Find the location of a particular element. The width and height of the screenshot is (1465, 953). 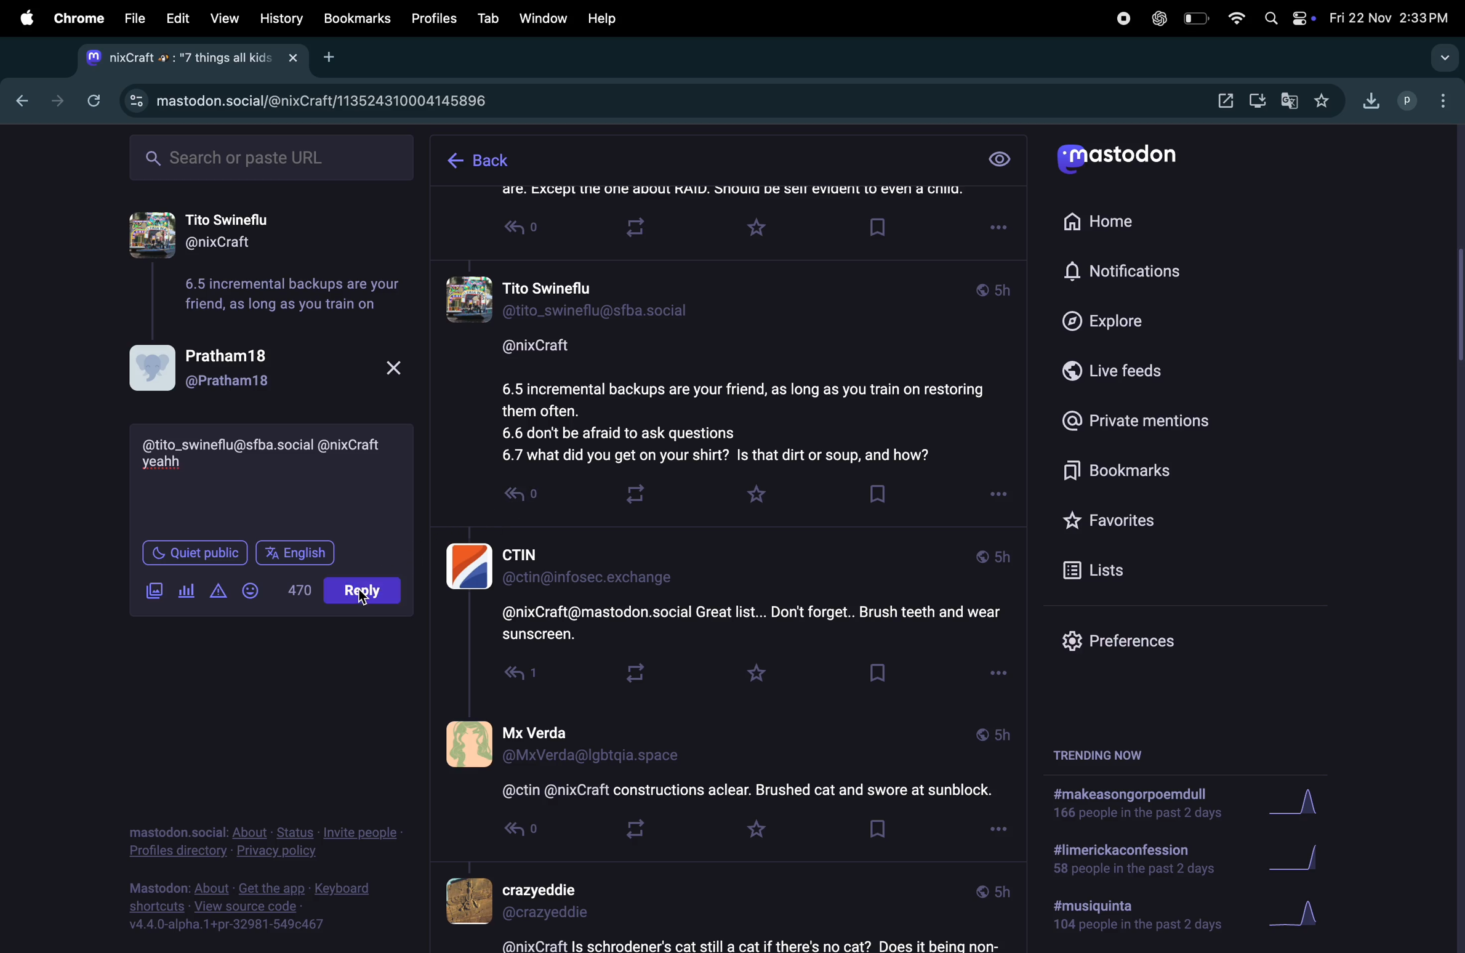

#musiquinta
104 people in the past 2 days is located at coordinates (1131, 919).